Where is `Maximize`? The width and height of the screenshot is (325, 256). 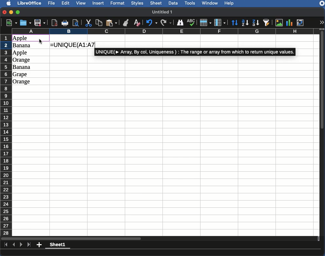 Maximize is located at coordinates (18, 12).